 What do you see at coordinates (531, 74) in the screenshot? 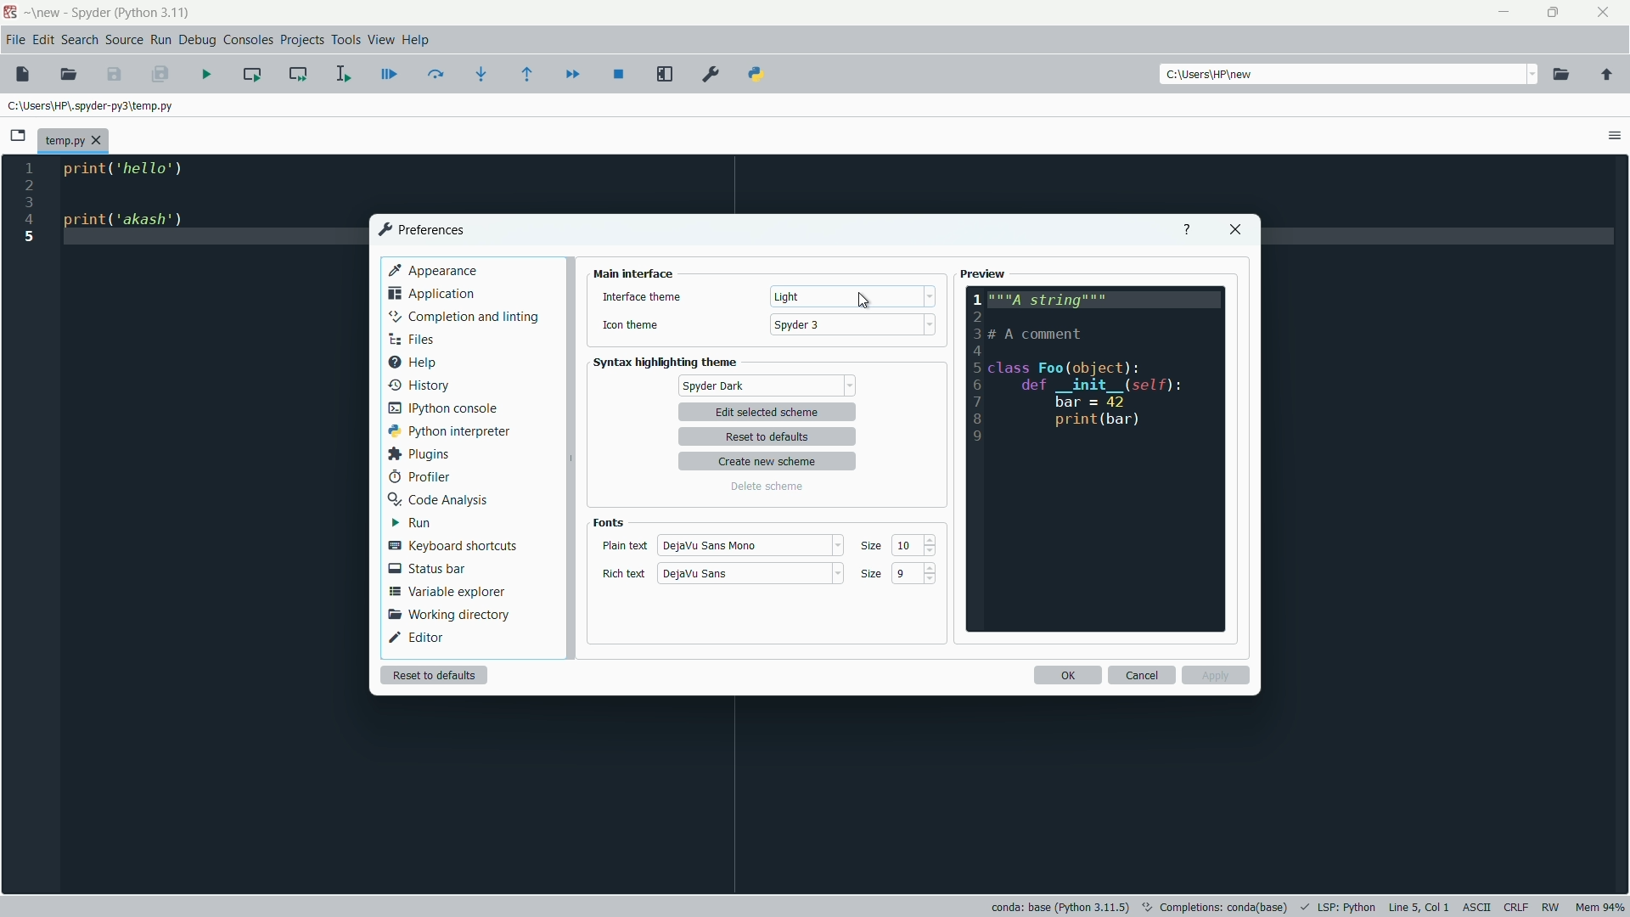
I see `continue execution until next function` at bounding box center [531, 74].